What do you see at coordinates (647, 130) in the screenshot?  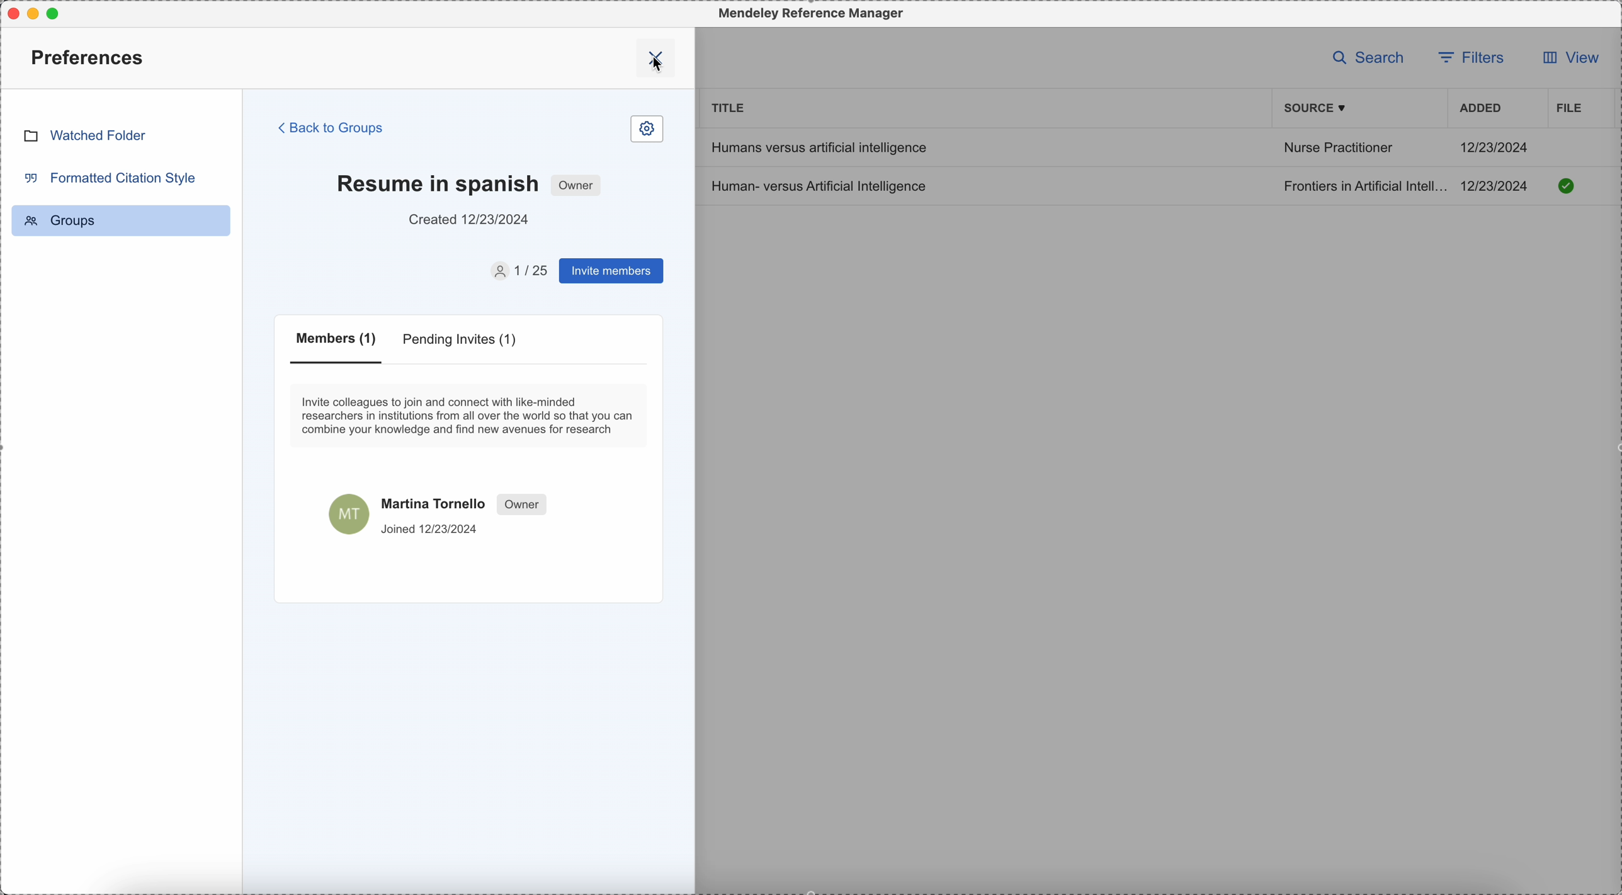 I see `group settings` at bounding box center [647, 130].